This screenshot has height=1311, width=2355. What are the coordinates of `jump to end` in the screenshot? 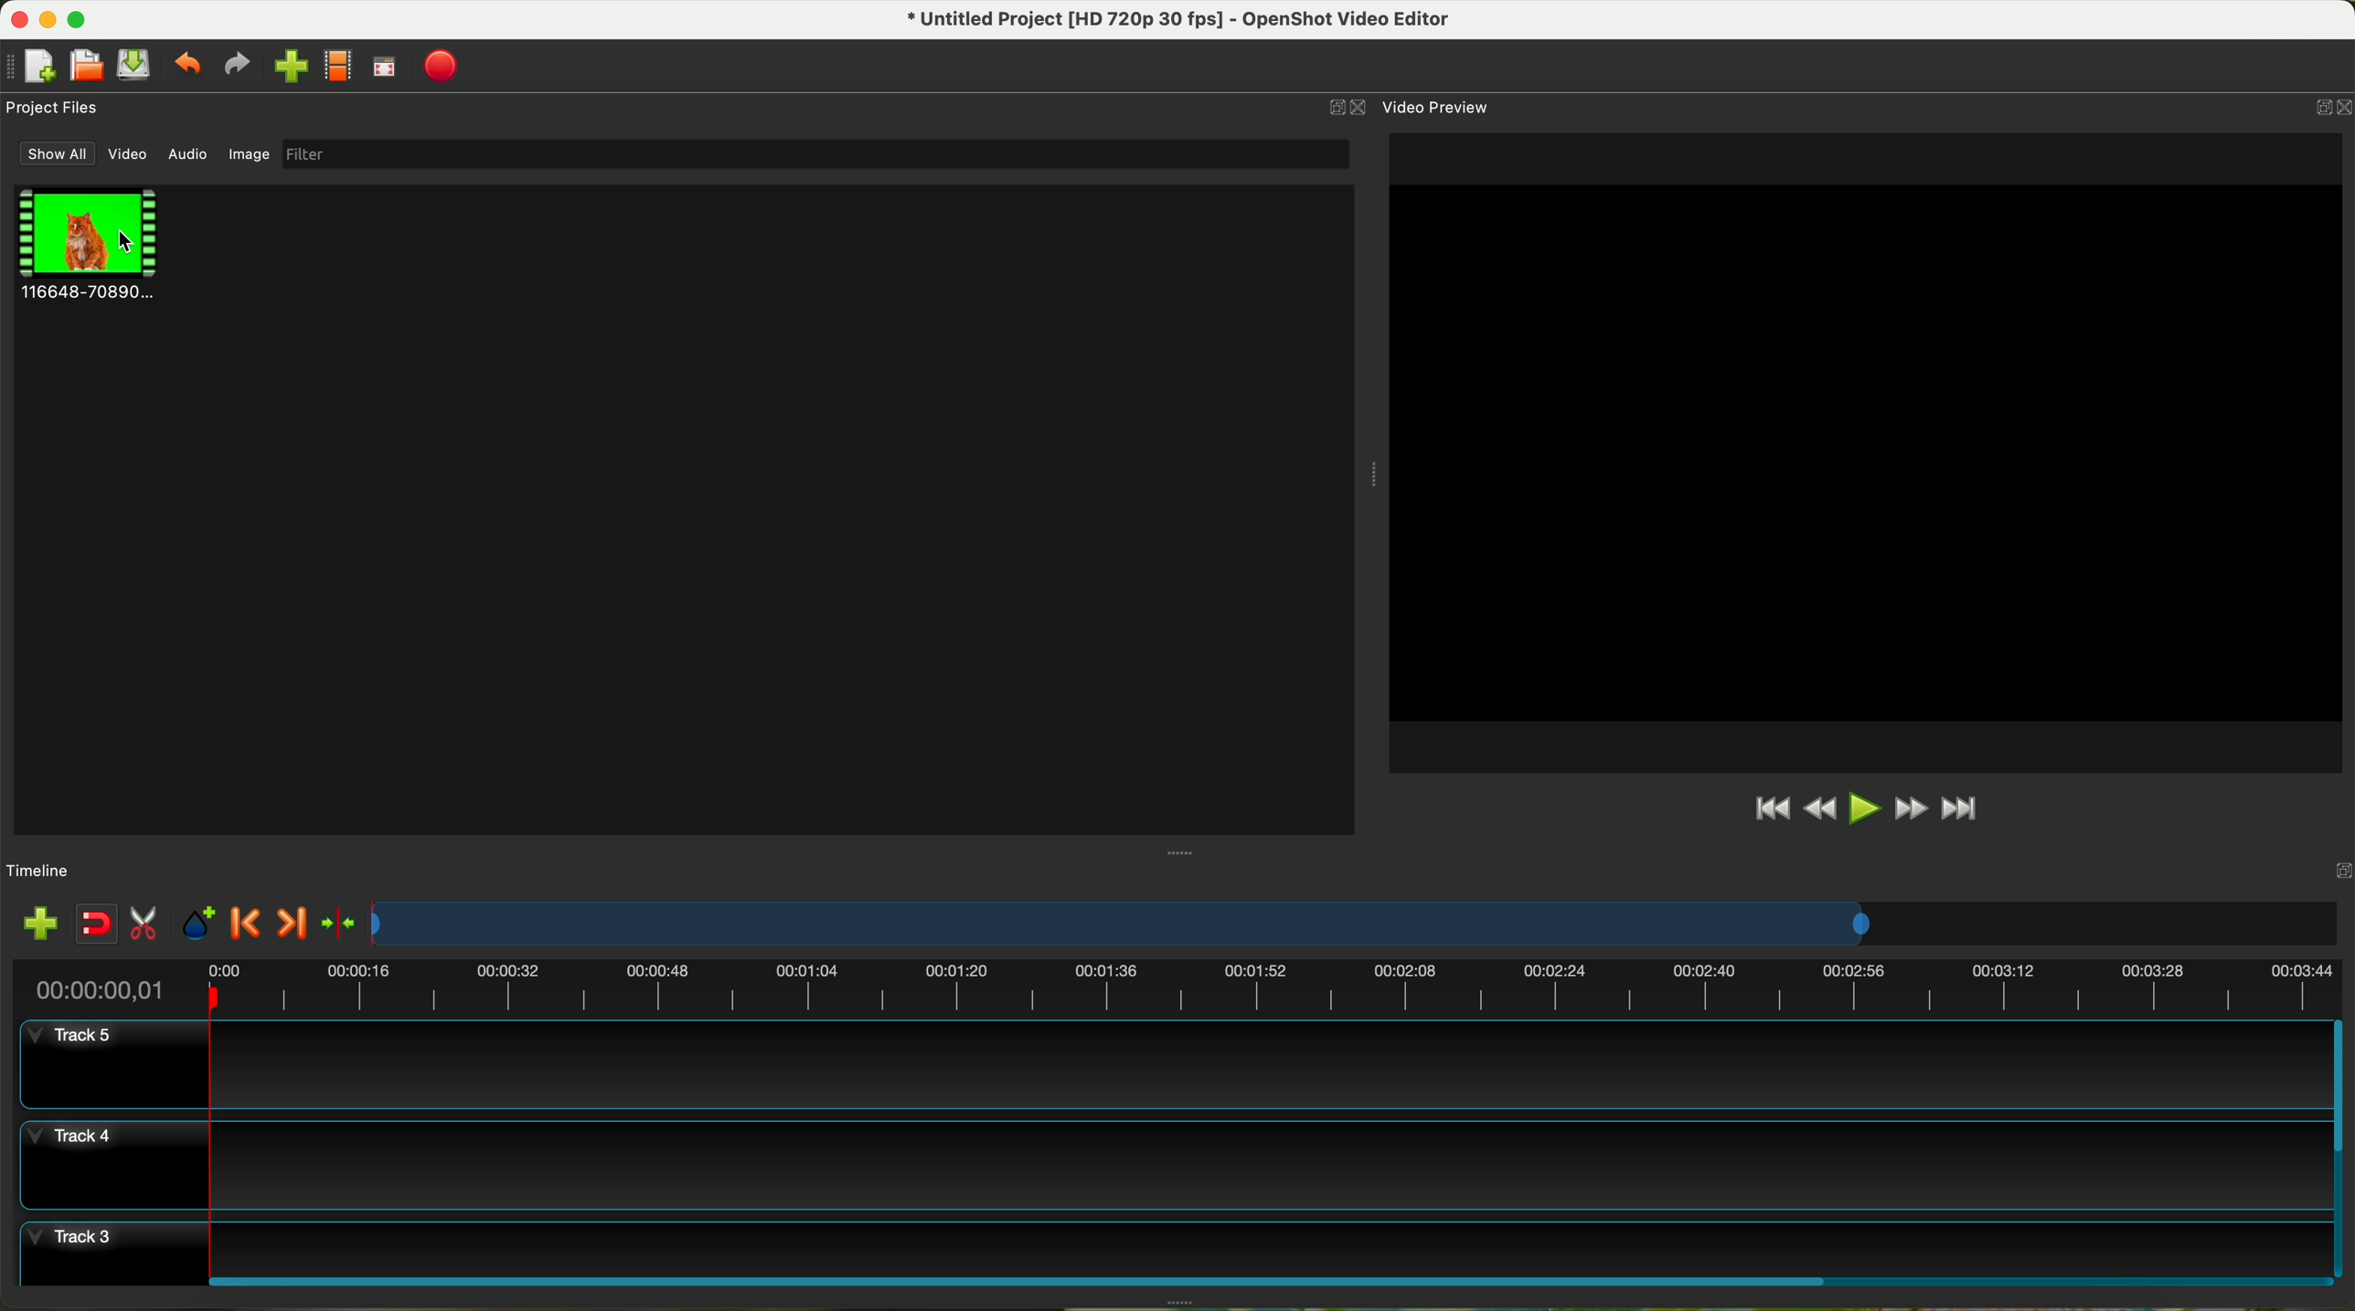 It's located at (1962, 810).